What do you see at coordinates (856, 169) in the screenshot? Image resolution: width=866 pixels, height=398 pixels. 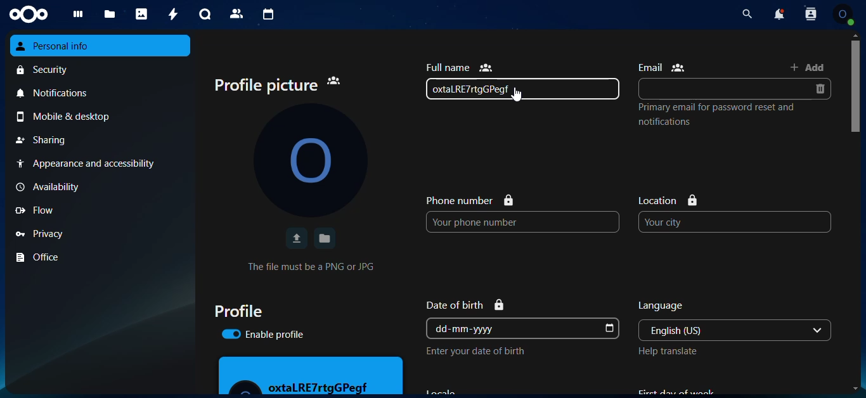 I see `scroll bar` at bounding box center [856, 169].